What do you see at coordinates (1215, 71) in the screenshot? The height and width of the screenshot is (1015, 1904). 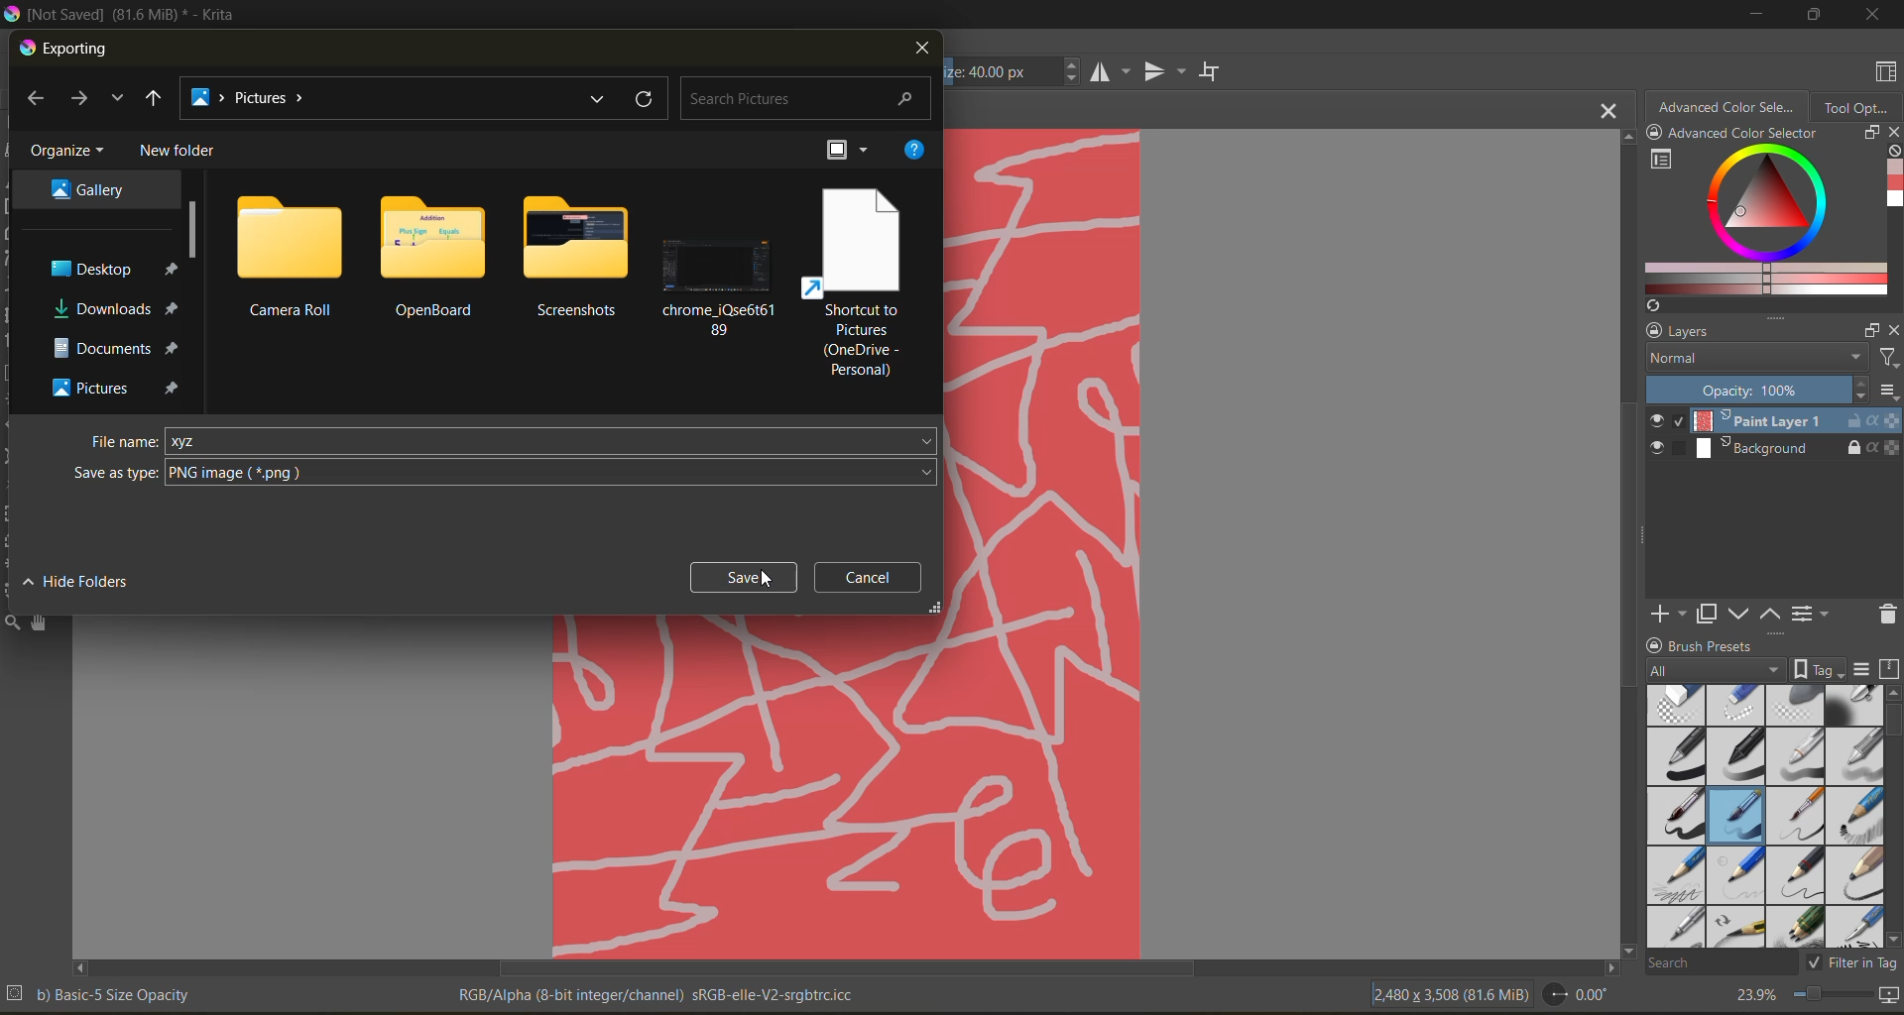 I see `wrap around mode` at bounding box center [1215, 71].